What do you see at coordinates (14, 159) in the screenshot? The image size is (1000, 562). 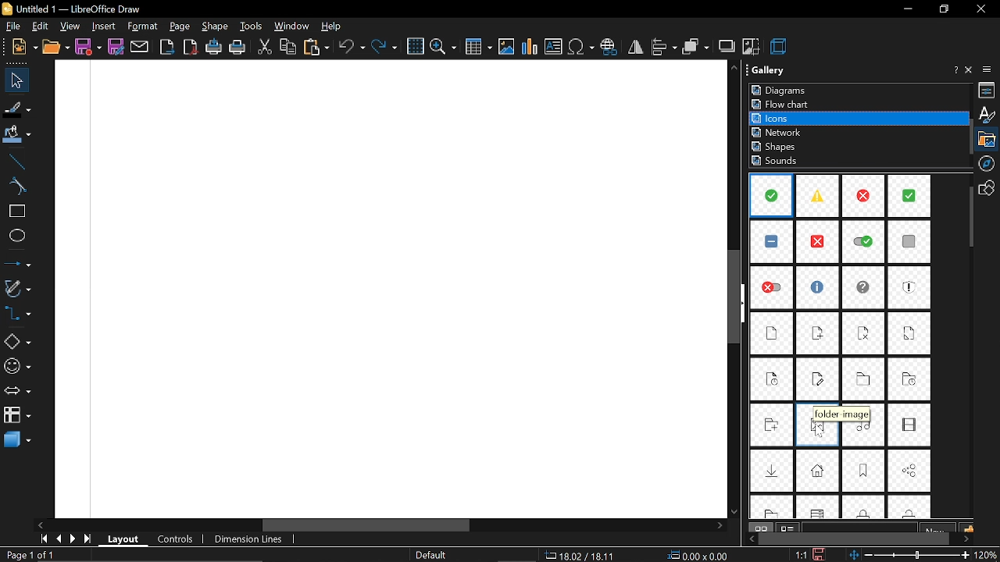 I see `line` at bounding box center [14, 159].